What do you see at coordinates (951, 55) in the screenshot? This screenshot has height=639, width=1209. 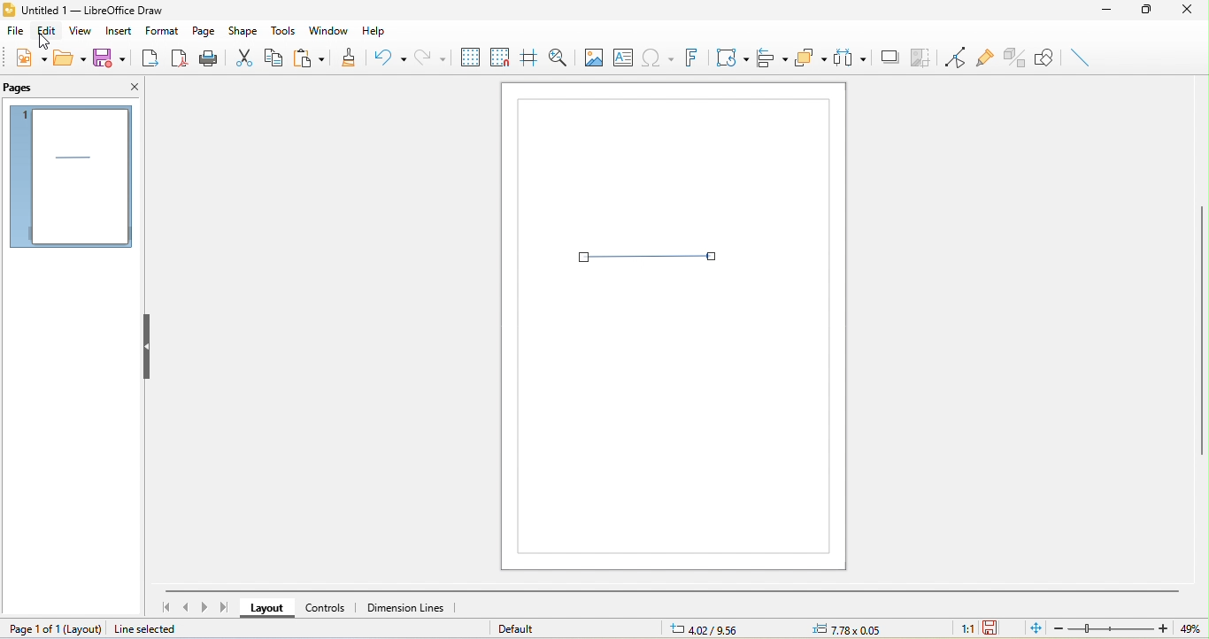 I see `toggle point edit mode` at bounding box center [951, 55].